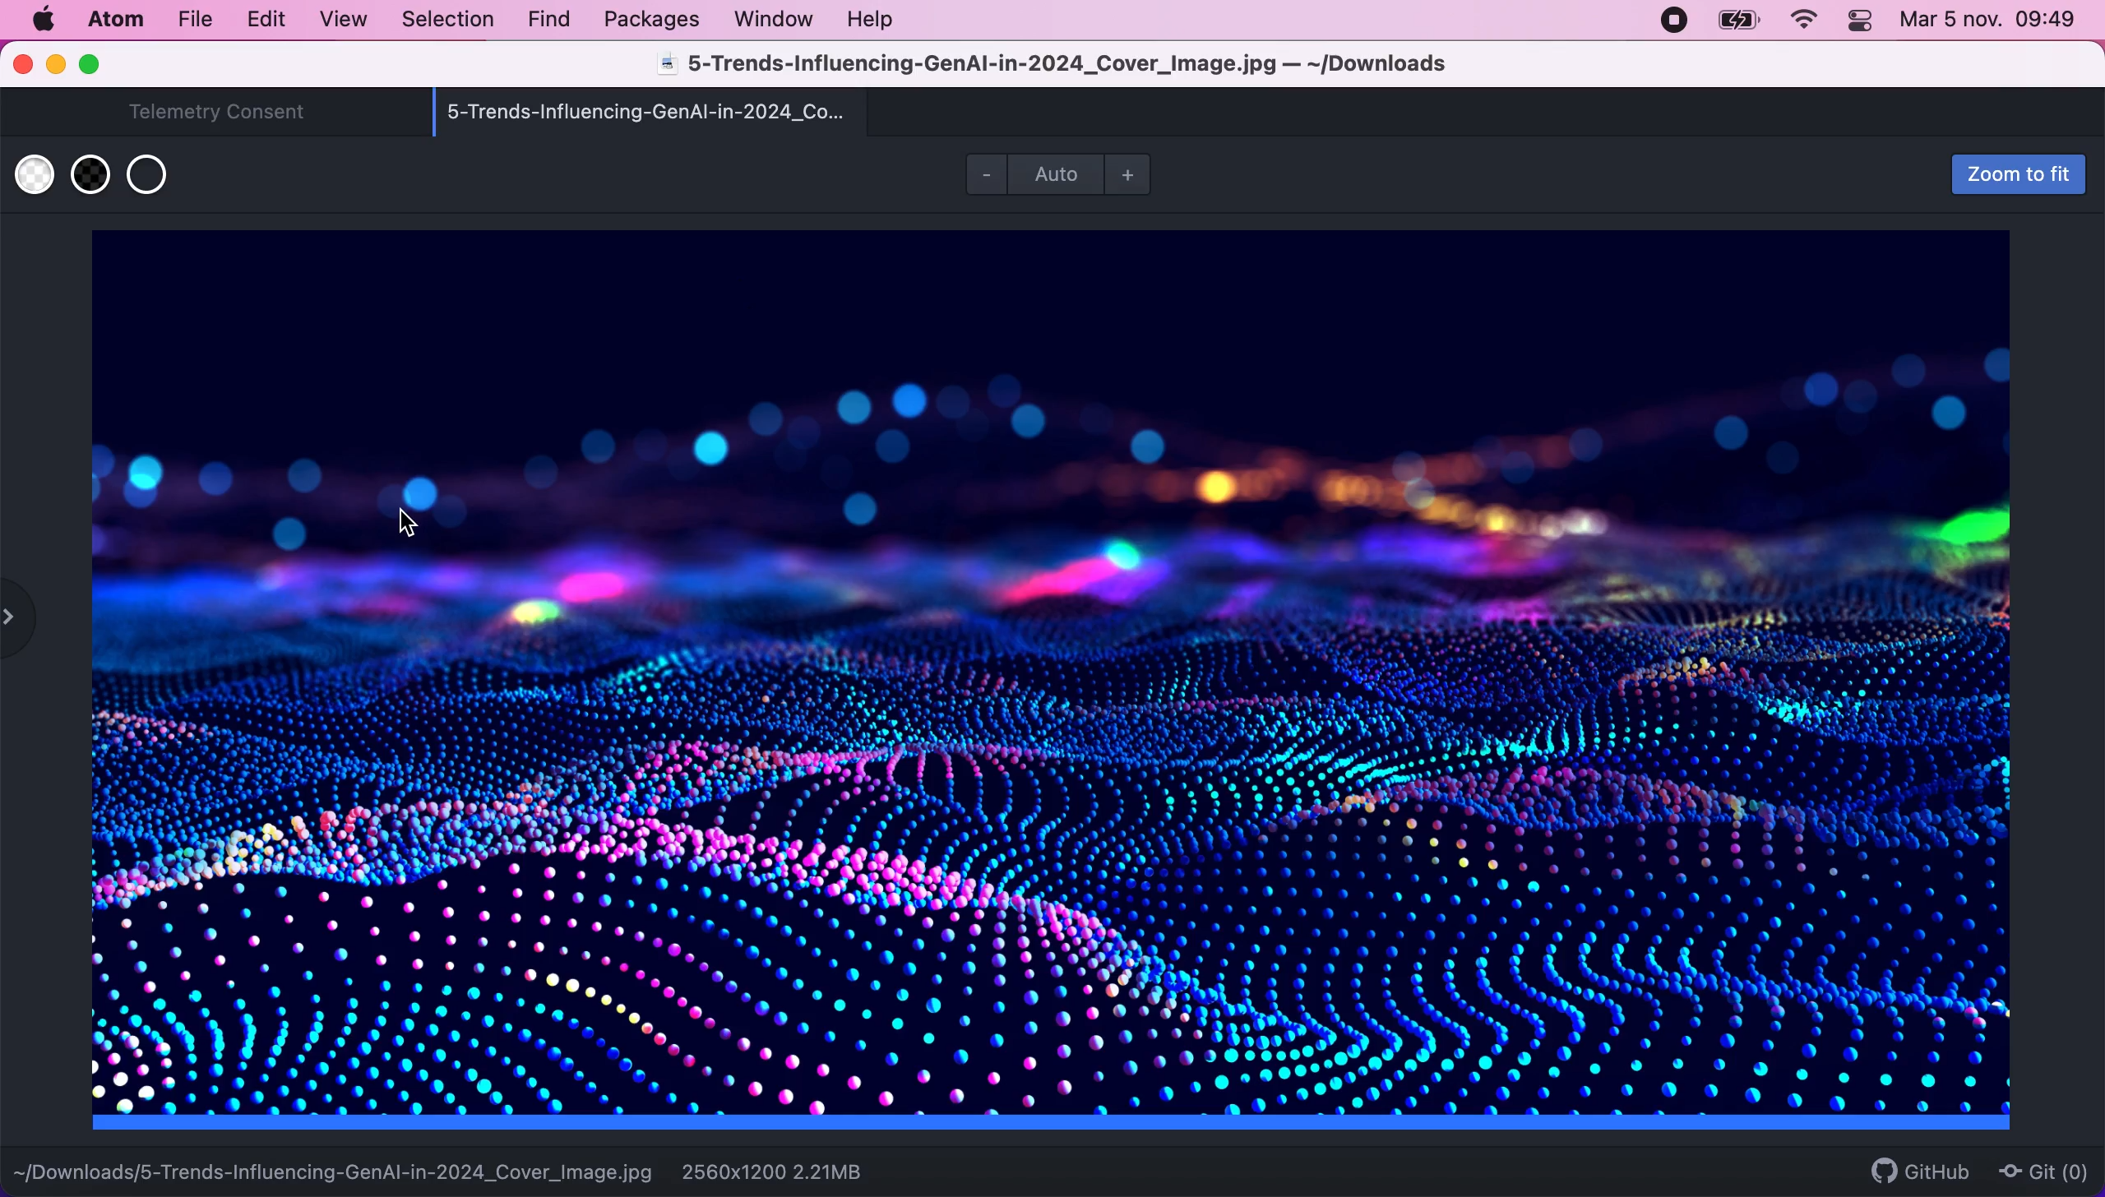 This screenshot has height=1197, width=2105. I want to click on window, so click(774, 24).